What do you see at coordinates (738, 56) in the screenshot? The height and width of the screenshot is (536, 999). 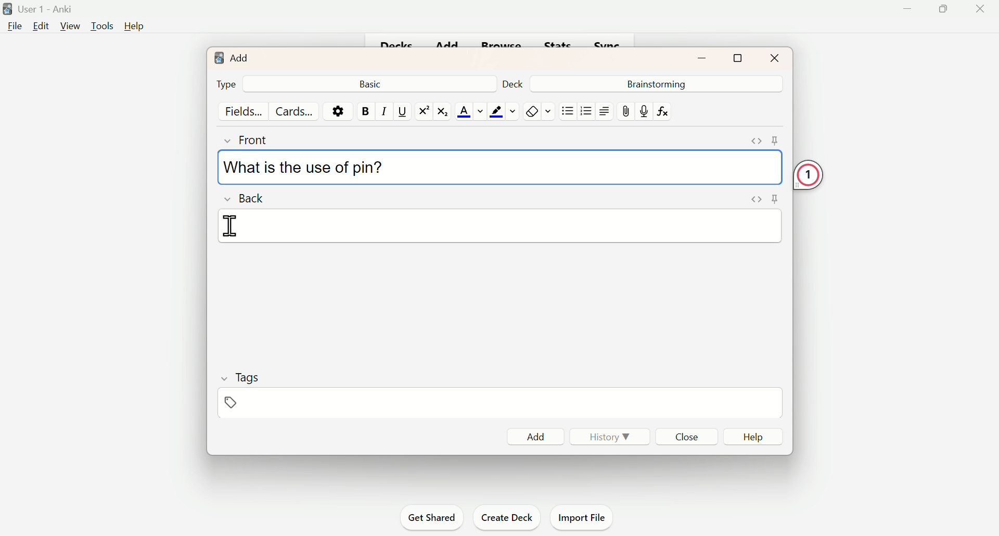 I see `Maximize` at bounding box center [738, 56].